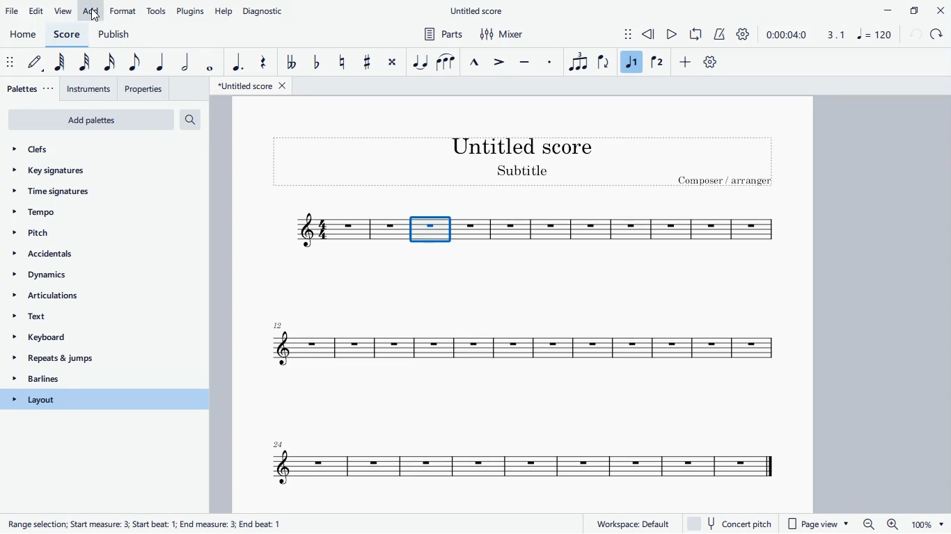 Image resolution: width=951 pixels, height=534 pixels. What do you see at coordinates (235, 62) in the screenshot?
I see `augmentation dot` at bounding box center [235, 62].